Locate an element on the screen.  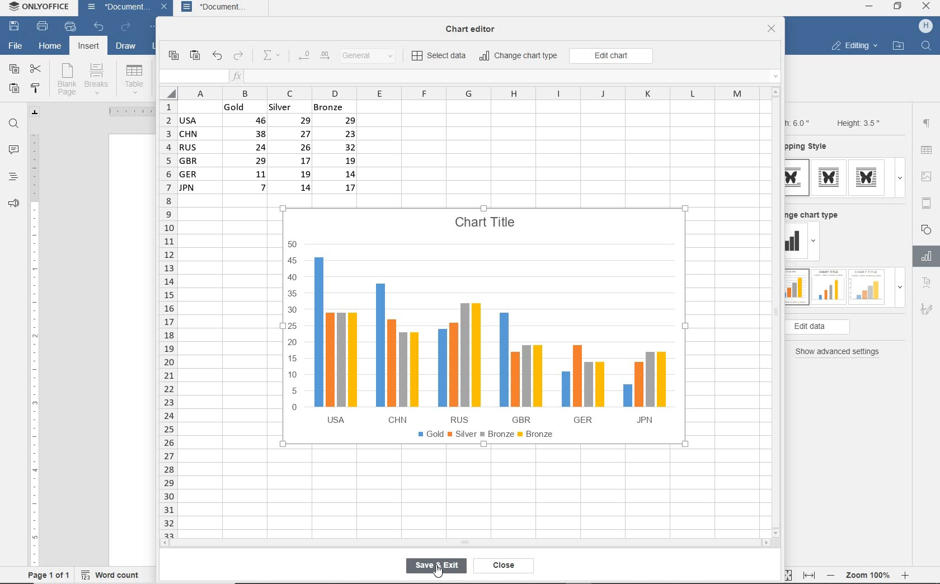
type 3 is located at coordinates (867, 286).